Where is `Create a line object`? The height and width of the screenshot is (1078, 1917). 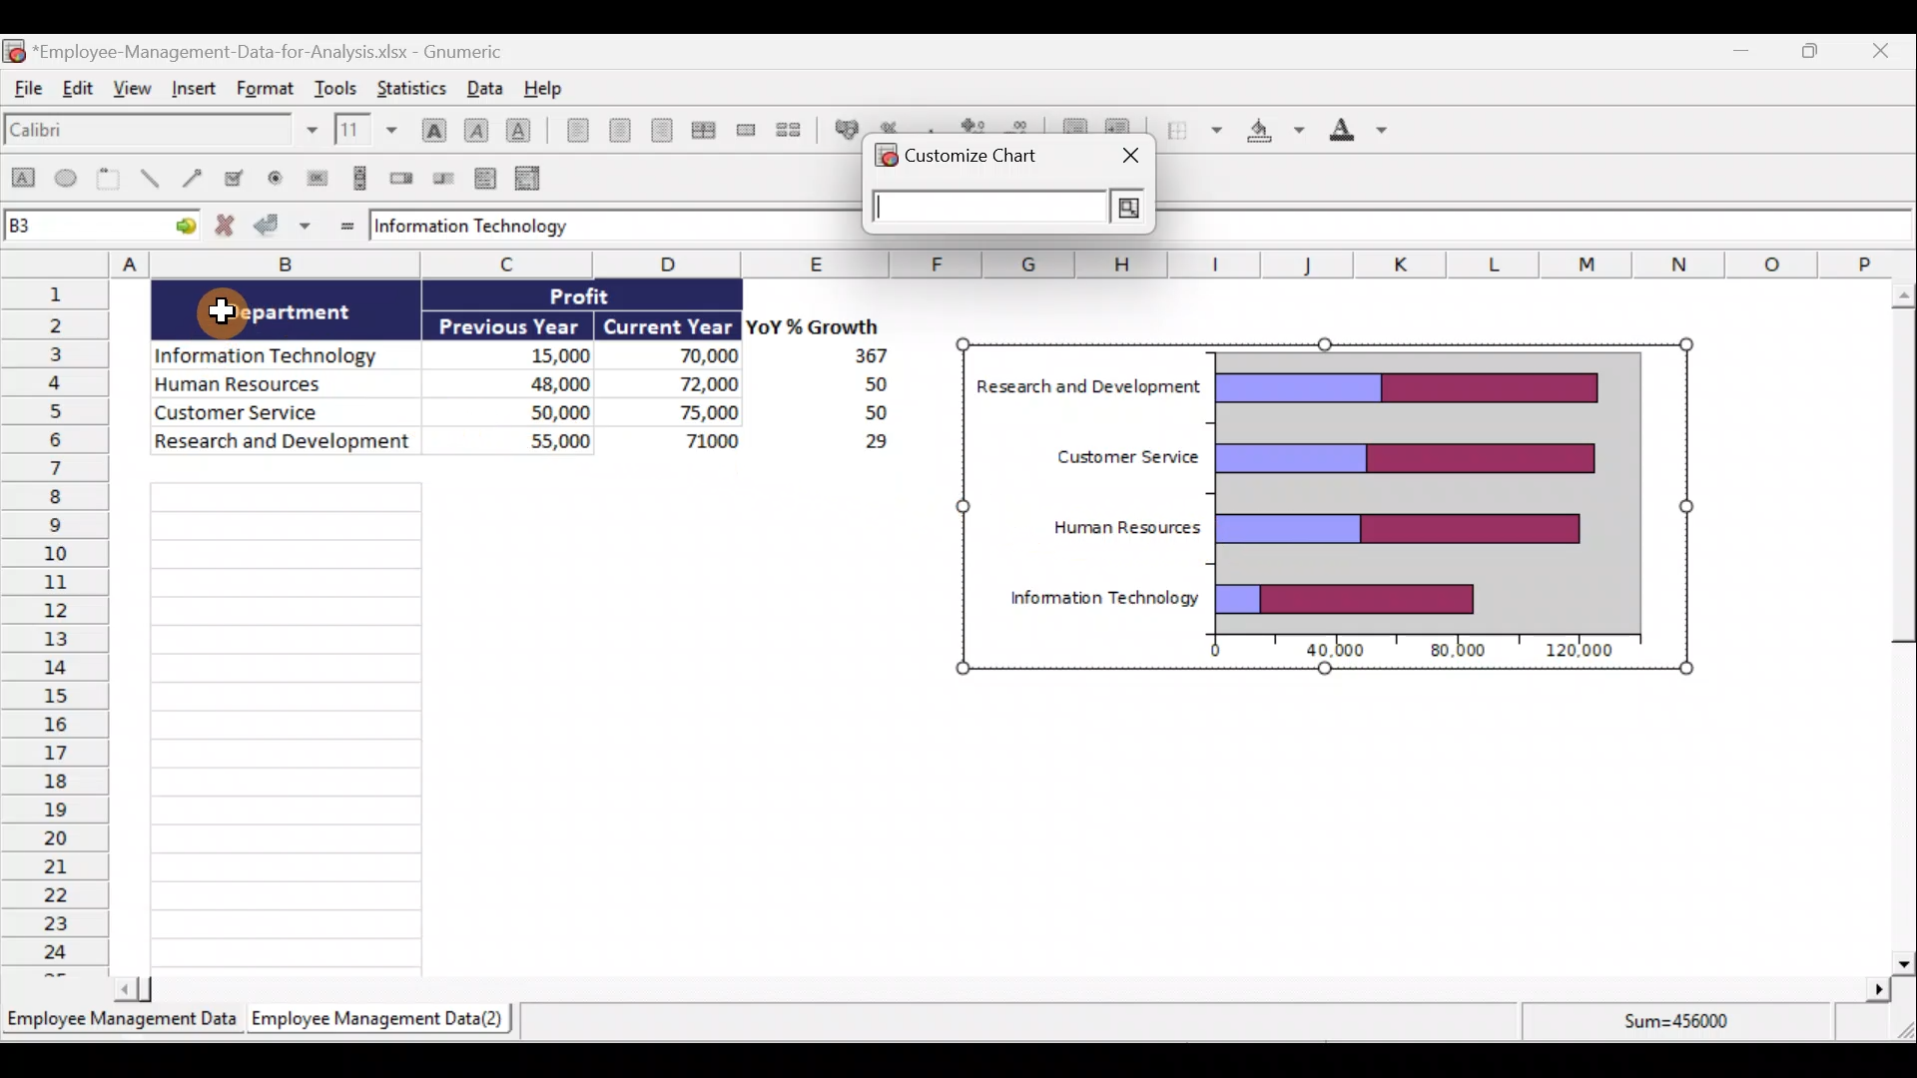 Create a line object is located at coordinates (149, 181).